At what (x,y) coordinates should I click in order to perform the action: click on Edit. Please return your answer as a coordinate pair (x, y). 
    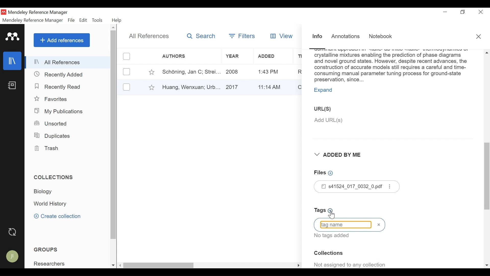
    Looking at the image, I should click on (83, 20).